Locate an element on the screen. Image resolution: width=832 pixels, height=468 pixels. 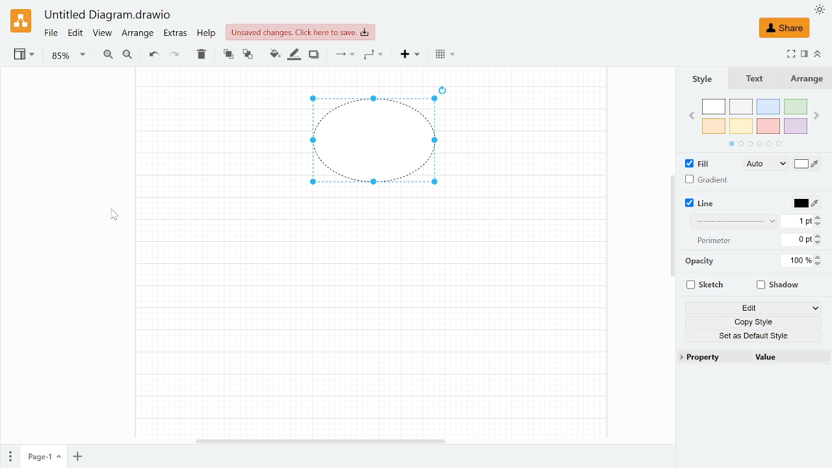
View is located at coordinates (102, 34).